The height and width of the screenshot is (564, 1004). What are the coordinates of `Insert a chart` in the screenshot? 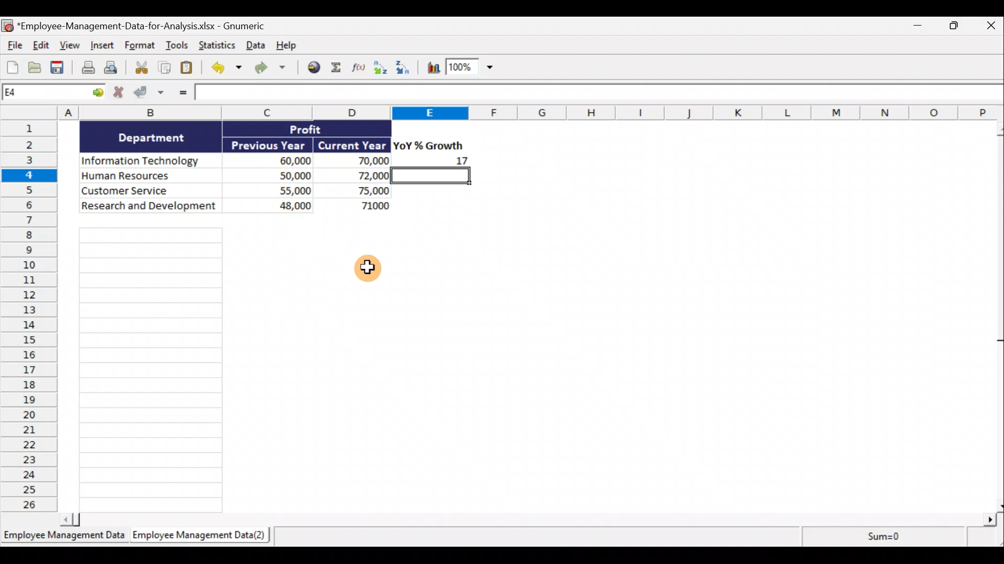 It's located at (432, 69).